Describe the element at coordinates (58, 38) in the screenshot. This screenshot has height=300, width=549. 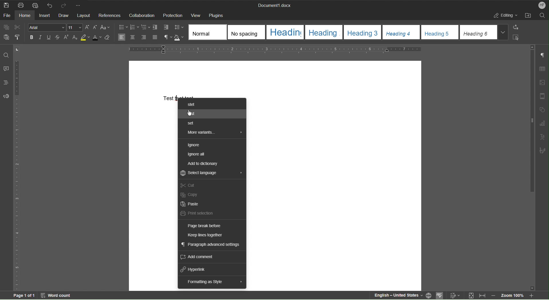
I see `Strikethrough` at that location.